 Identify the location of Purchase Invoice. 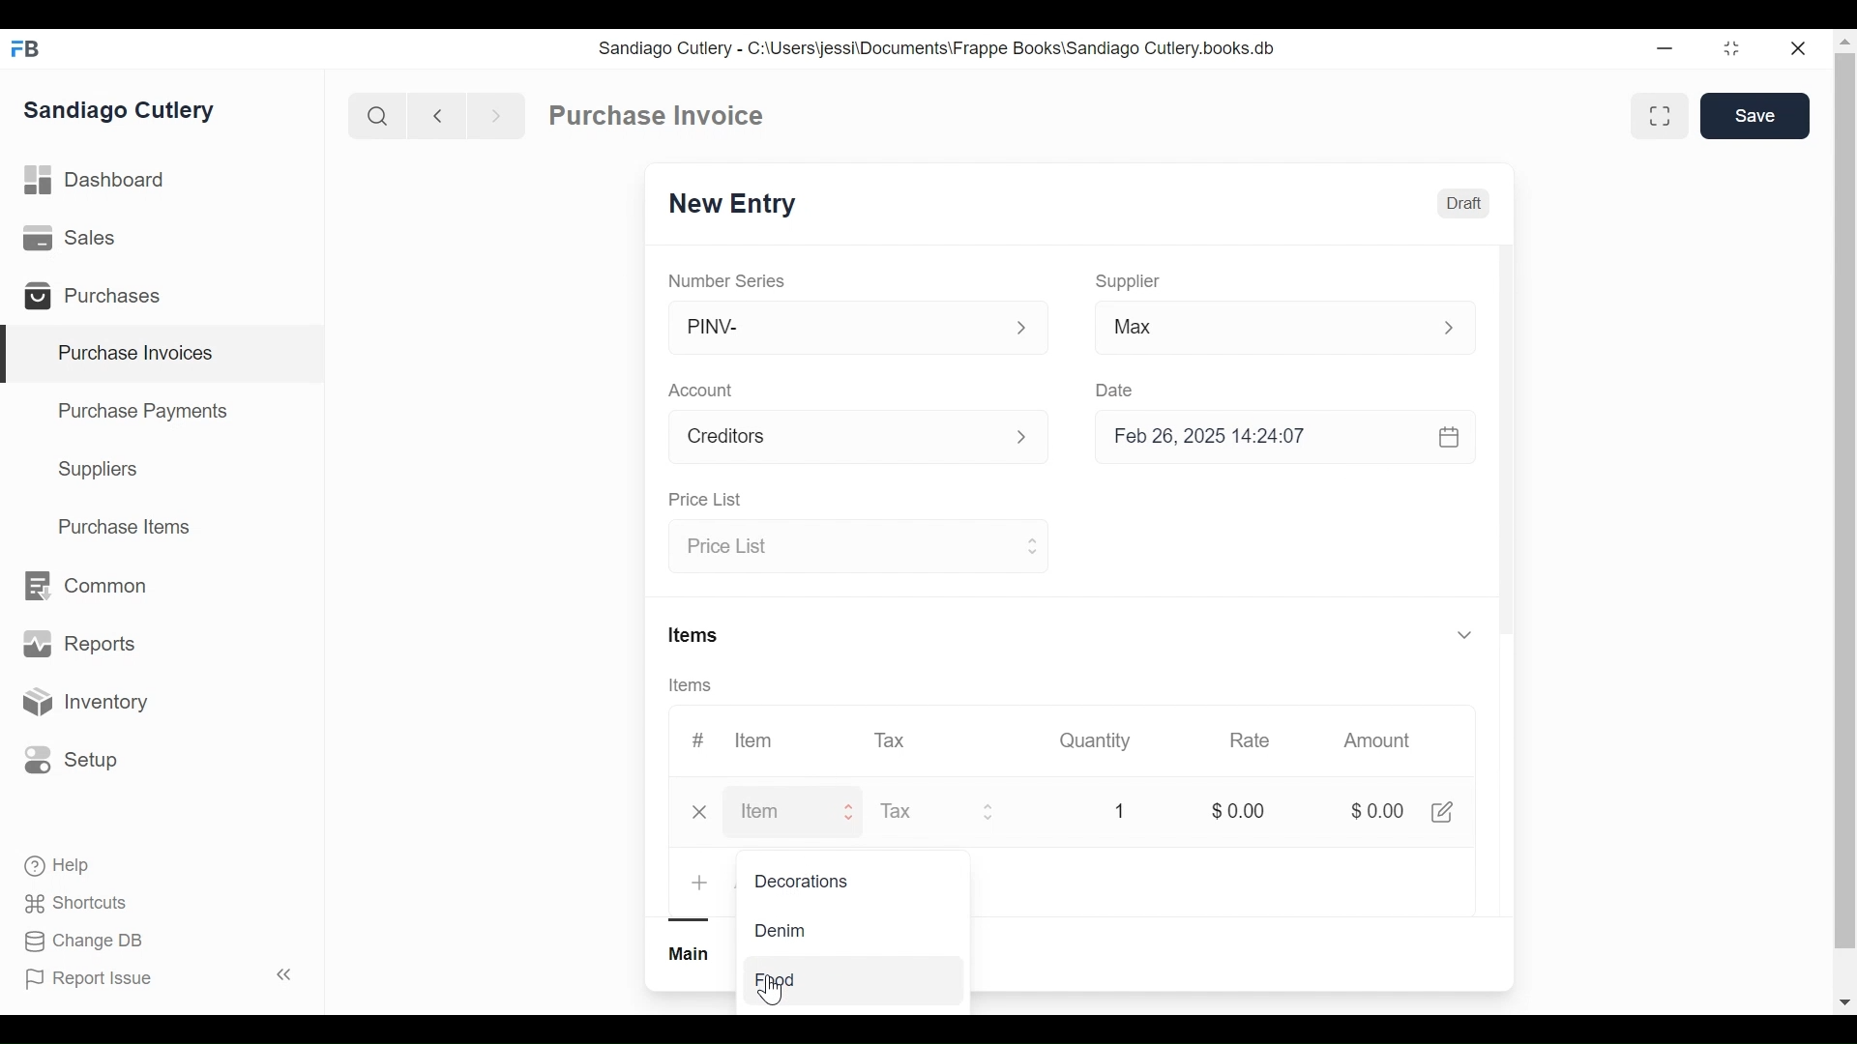
(659, 116).